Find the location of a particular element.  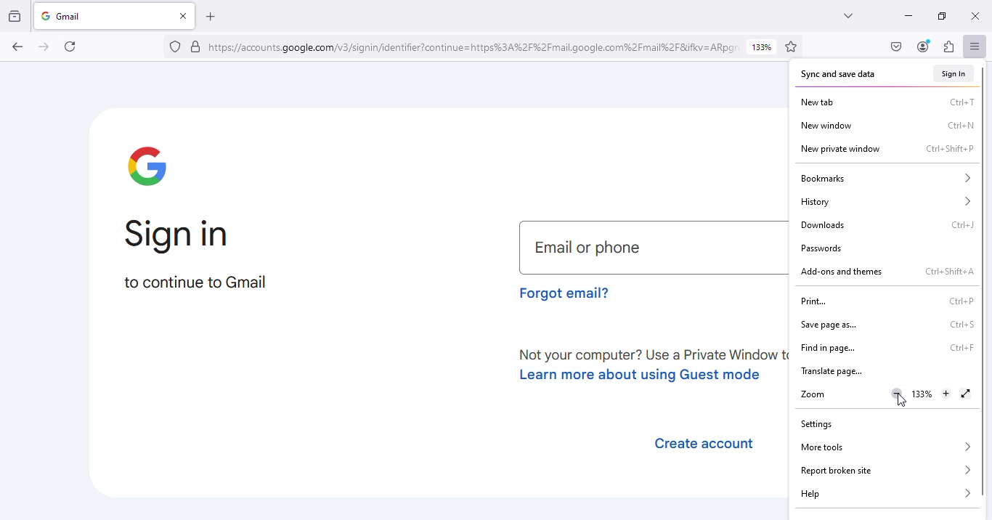

go back one page is located at coordinates (18, 46).